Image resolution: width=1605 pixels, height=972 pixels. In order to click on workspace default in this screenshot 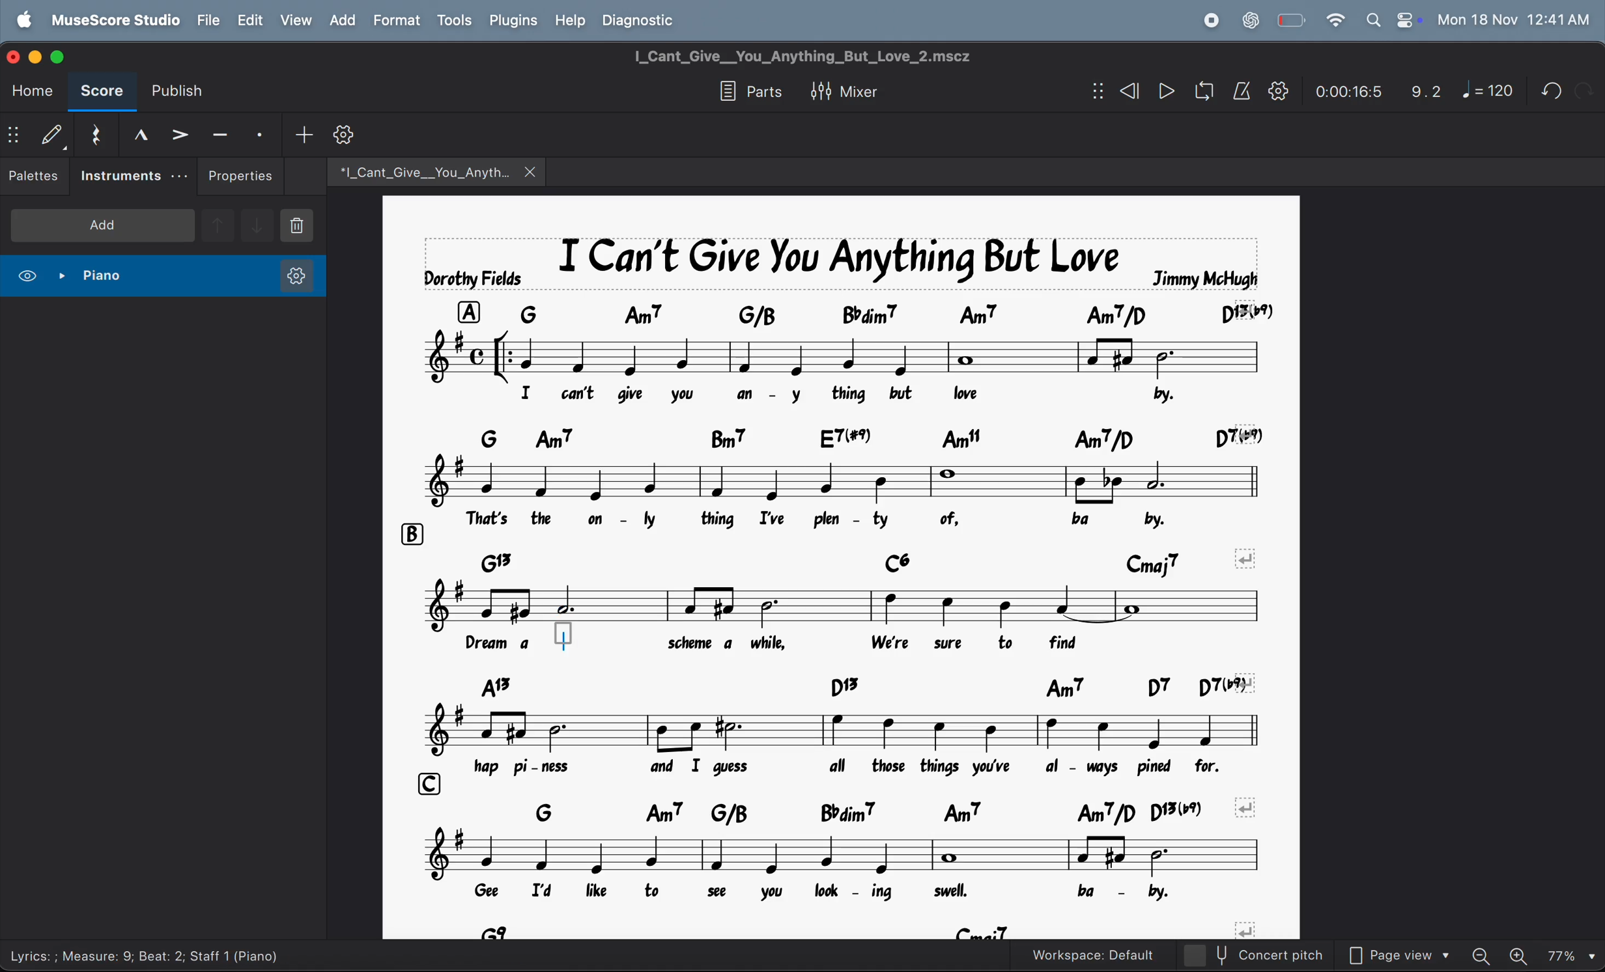, I will do `click(1087, 954)`.